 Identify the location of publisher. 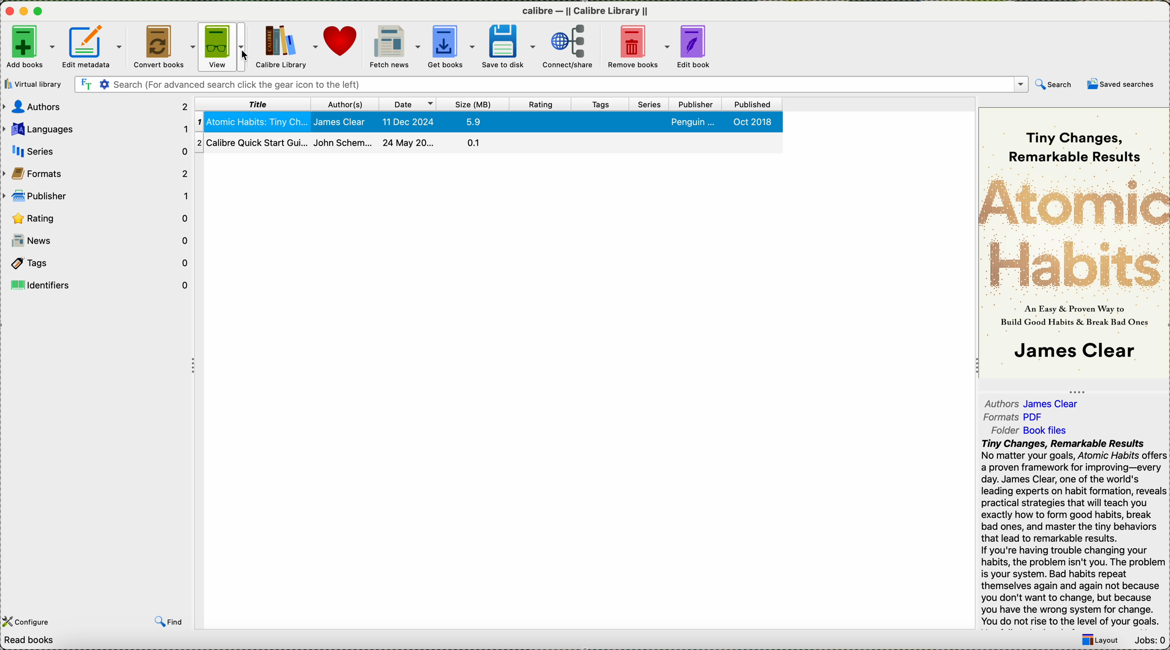
(97, 194).